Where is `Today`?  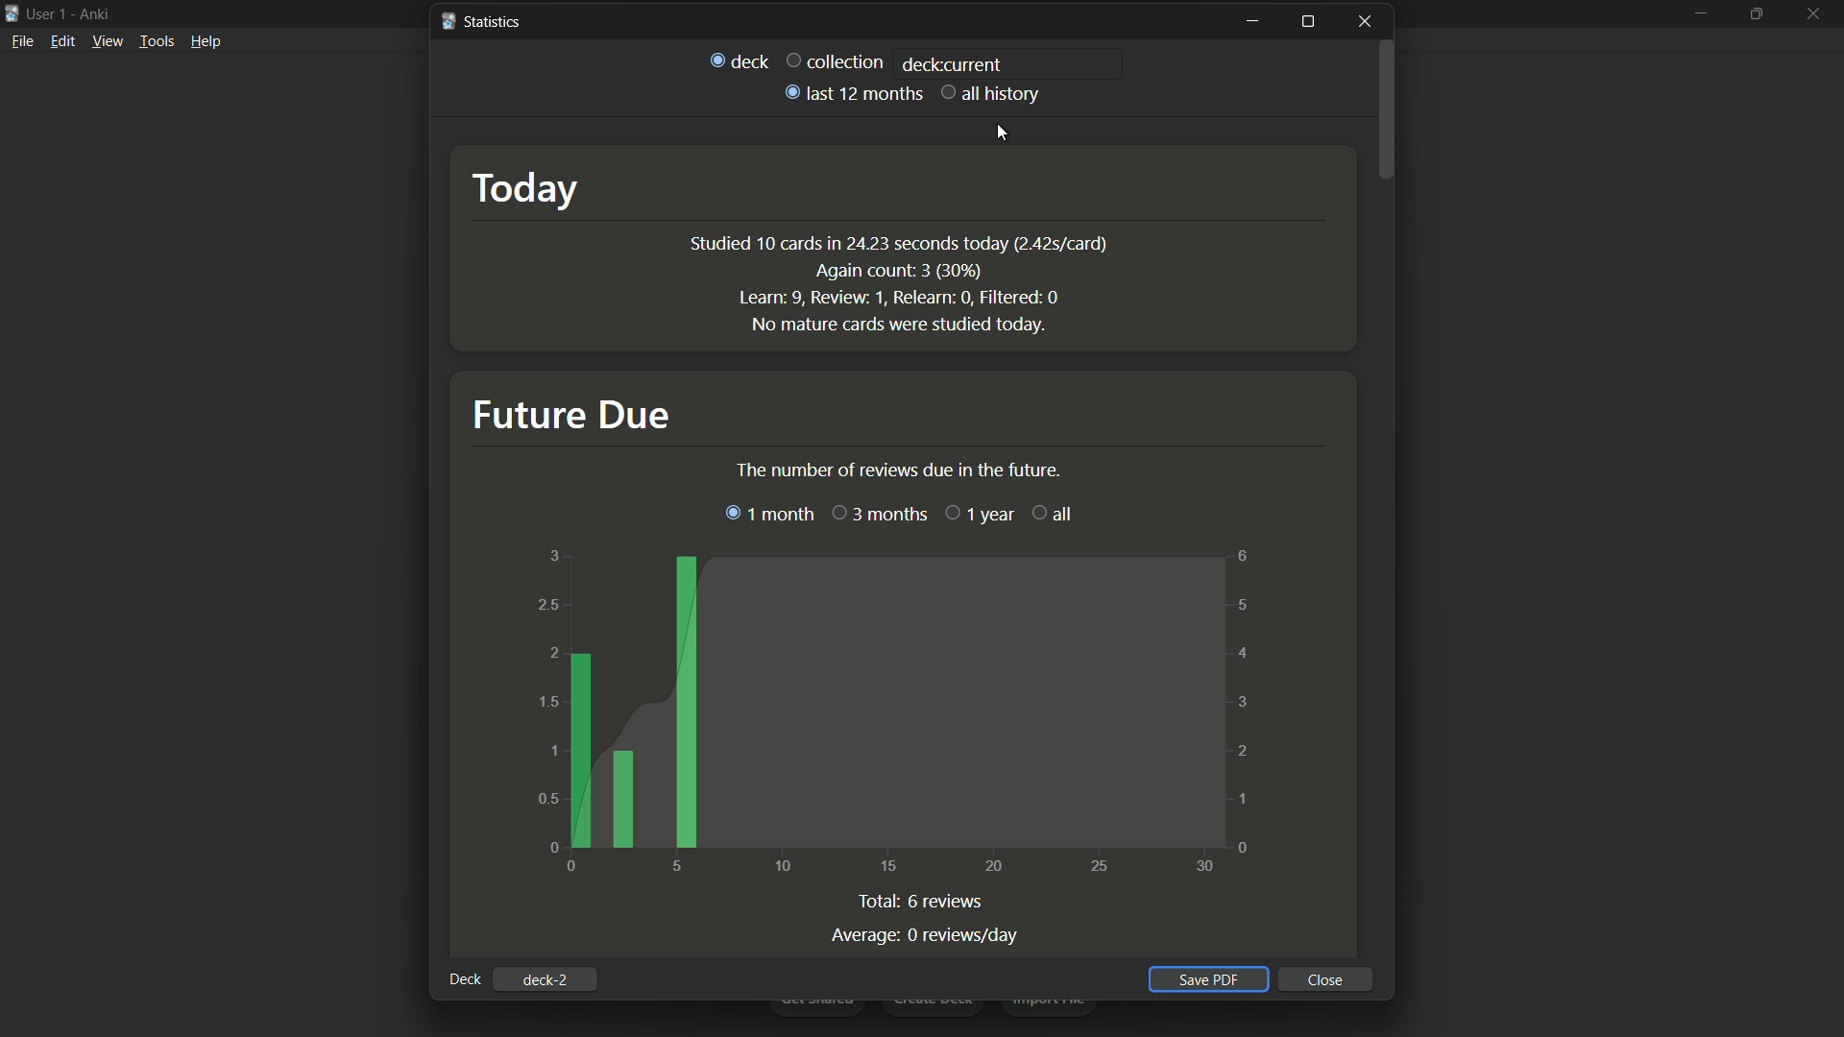 Today is located at coordinates (522, 183).